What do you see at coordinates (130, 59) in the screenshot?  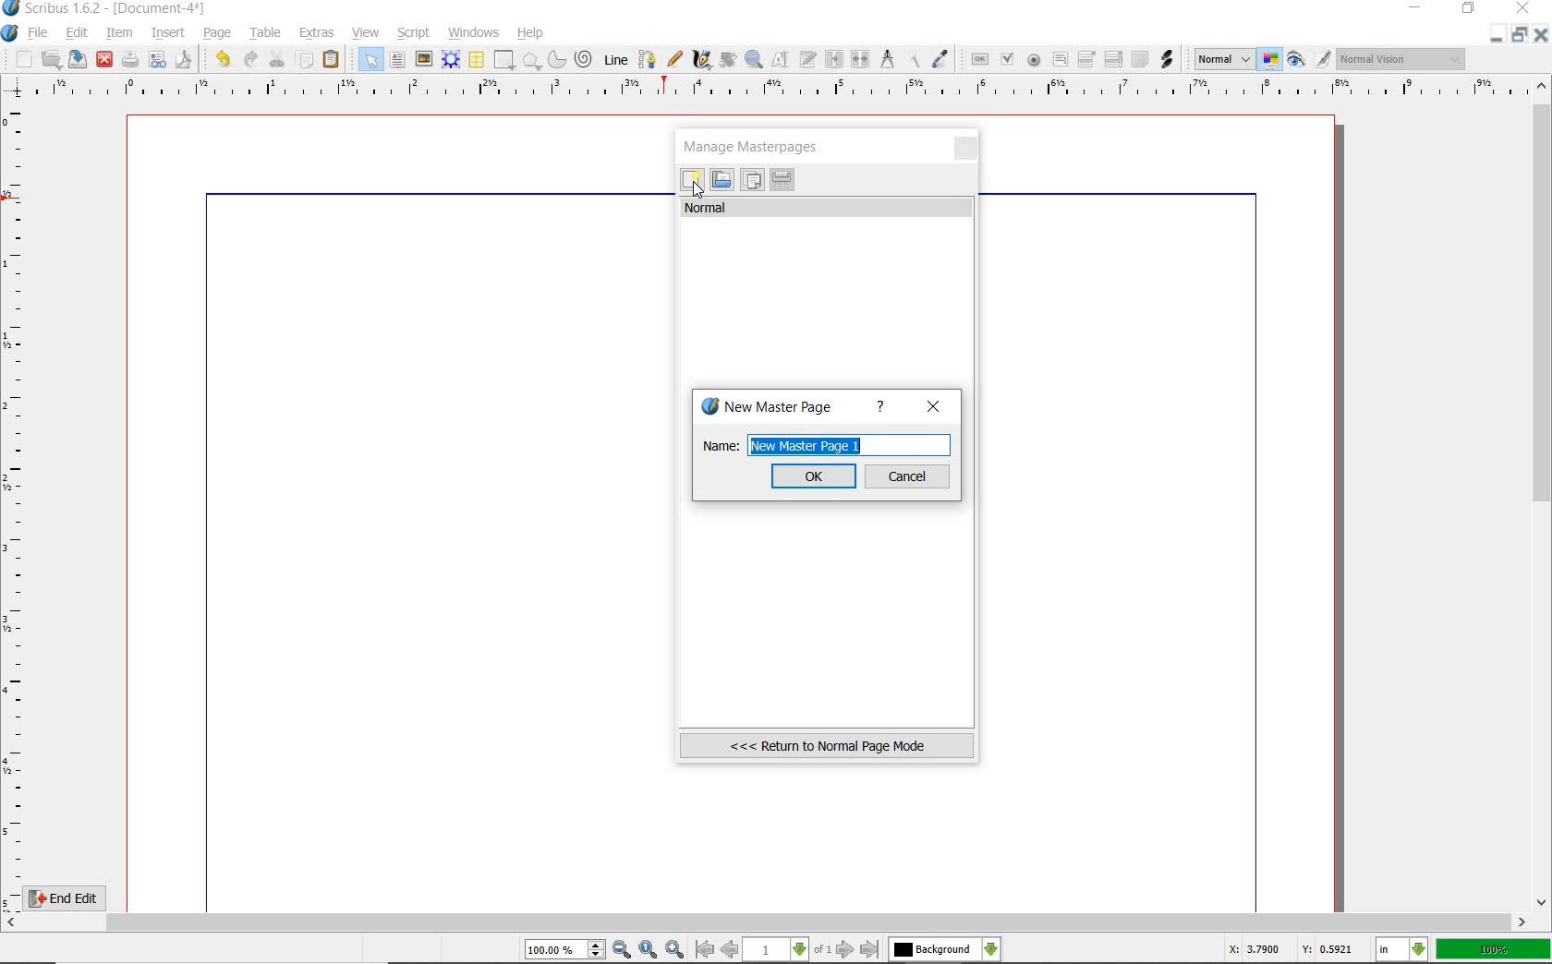 I see `print` at bounding box center [130, 59].